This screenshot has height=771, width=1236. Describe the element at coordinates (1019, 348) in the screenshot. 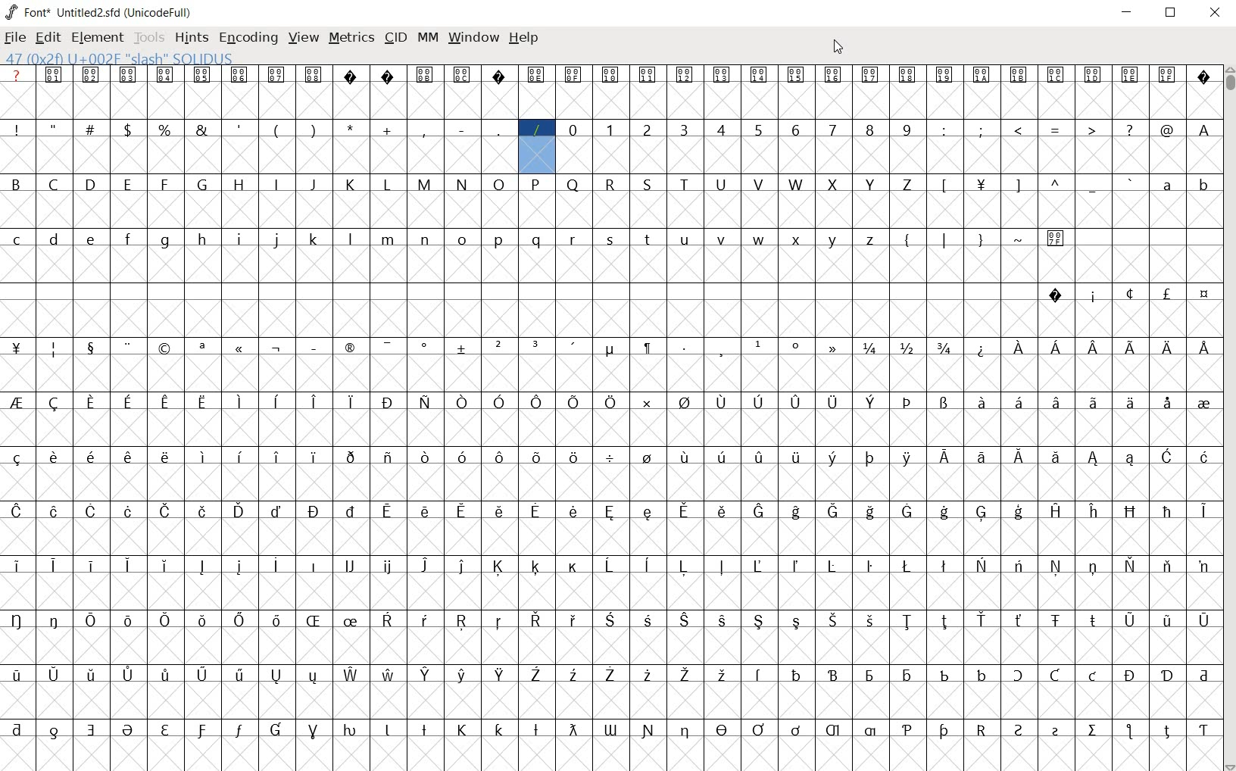

I see `glyph` at that location.